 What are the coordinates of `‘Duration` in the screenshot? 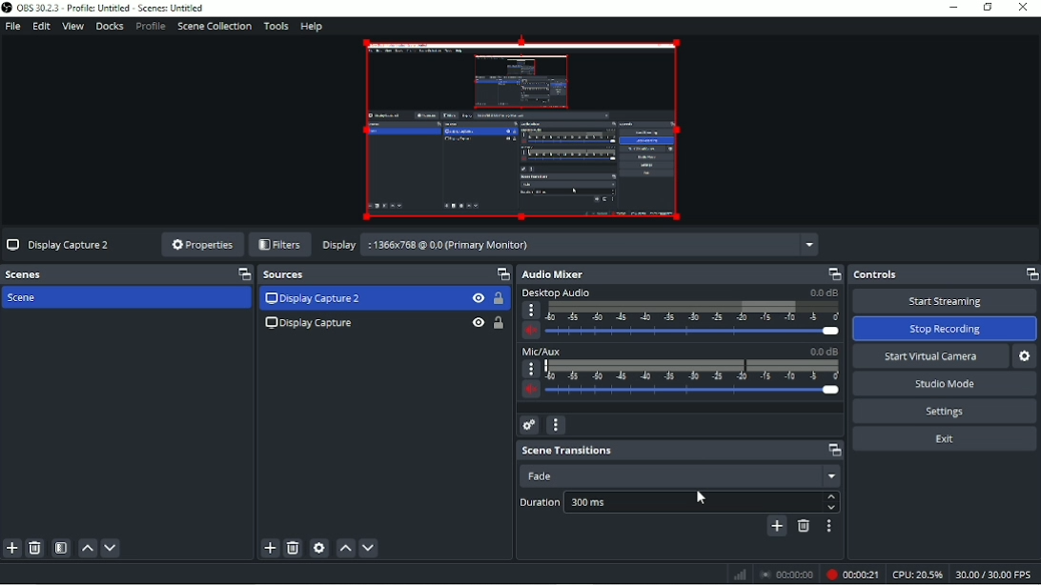 It's located at (537, 504).